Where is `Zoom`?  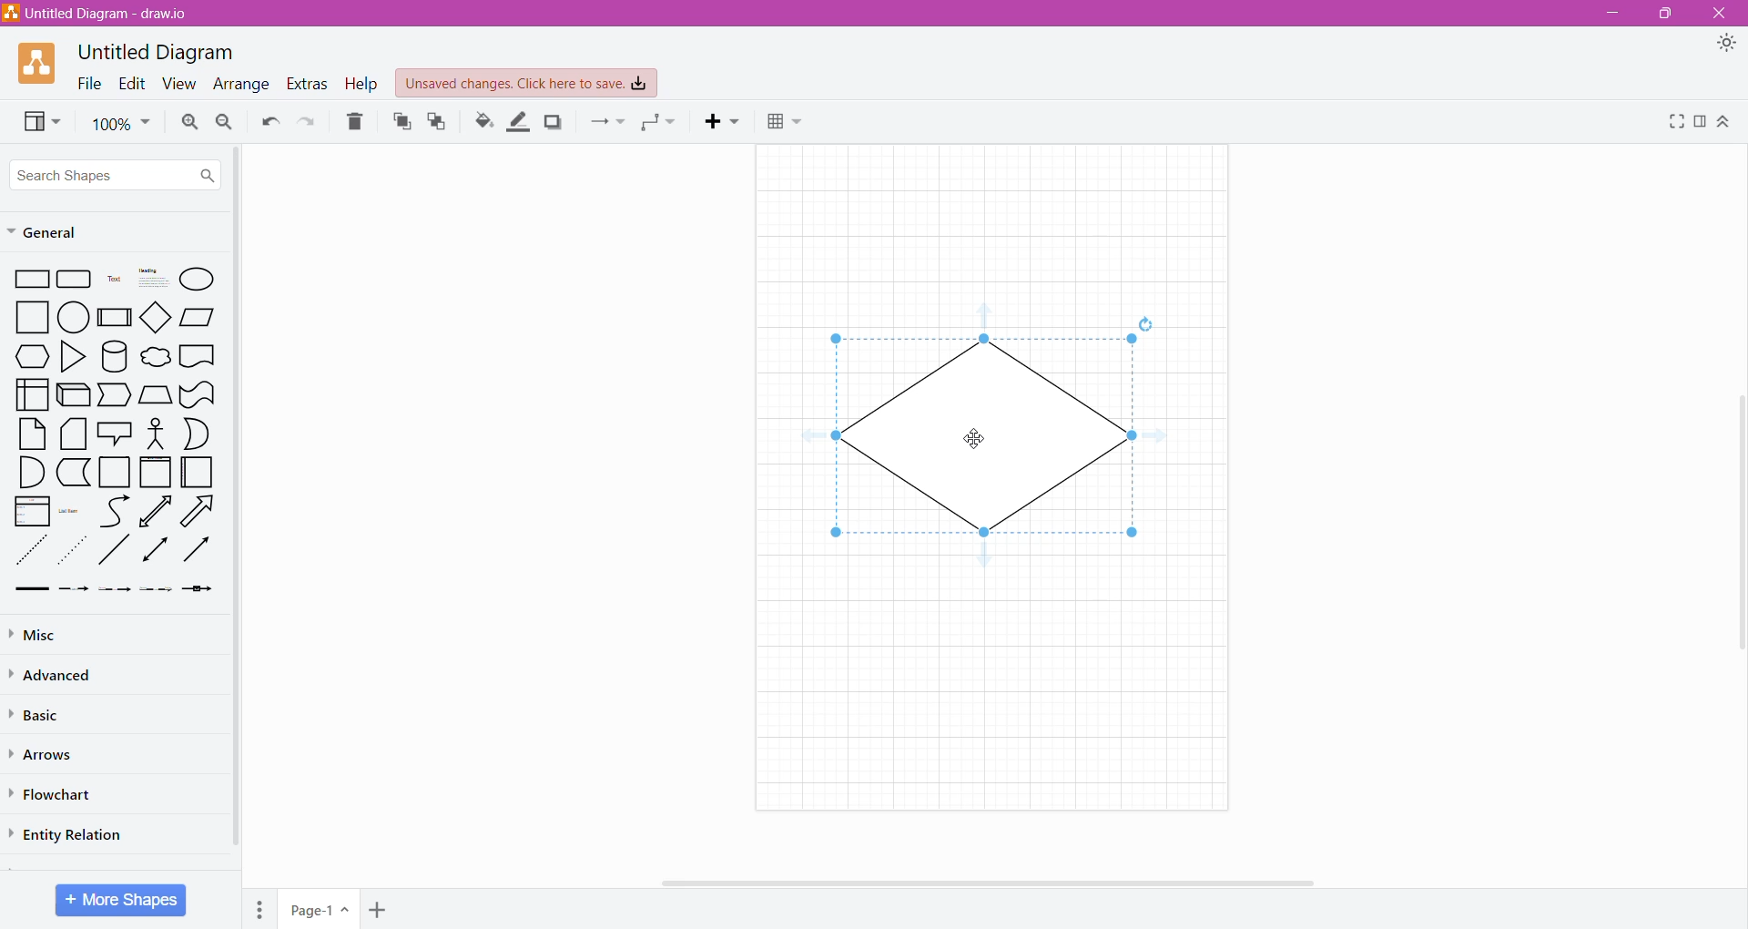 Zoom is located at coordinates (121, 125).